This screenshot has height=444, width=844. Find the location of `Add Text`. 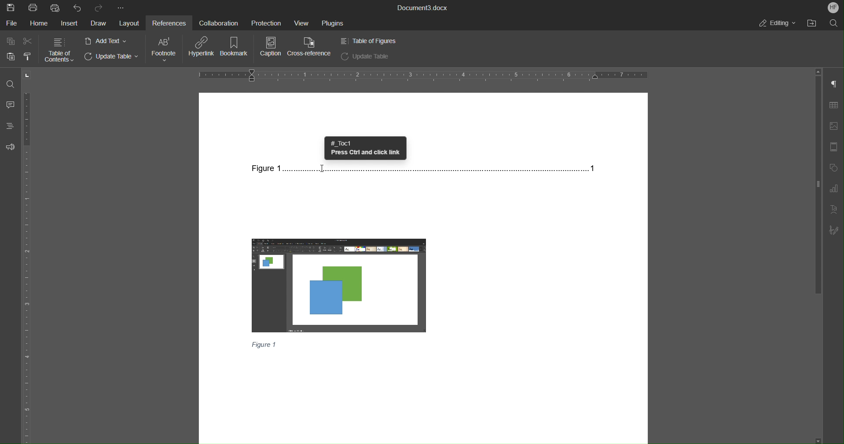

Add Text is located at coordinates (106, 41).